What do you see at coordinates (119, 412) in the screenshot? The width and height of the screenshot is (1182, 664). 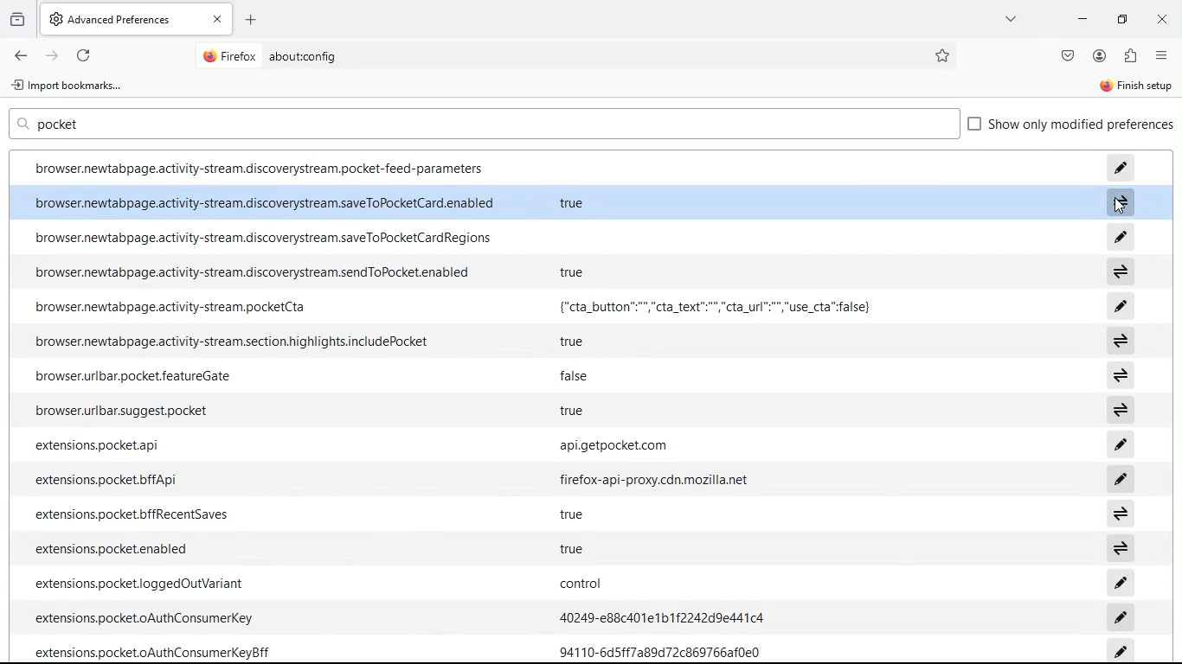 I see `browser.urlbar.suggest.pocket` at bounding box center [119, 412].